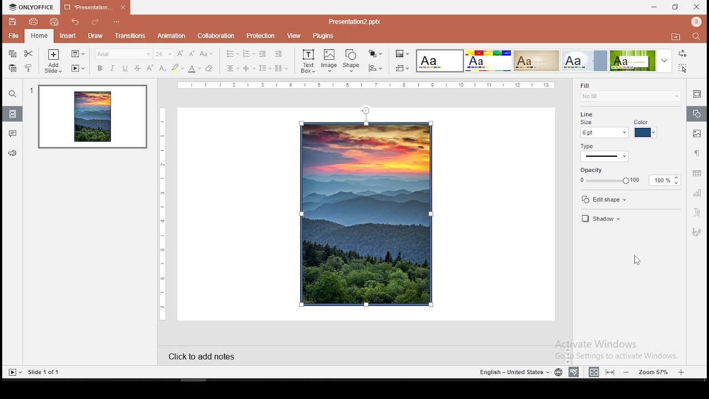 This screenshot has height=399, width=709. What do you see at coordinates (125, 68) in the screenshot?
I see `underline` at bounding box center [125, 68].